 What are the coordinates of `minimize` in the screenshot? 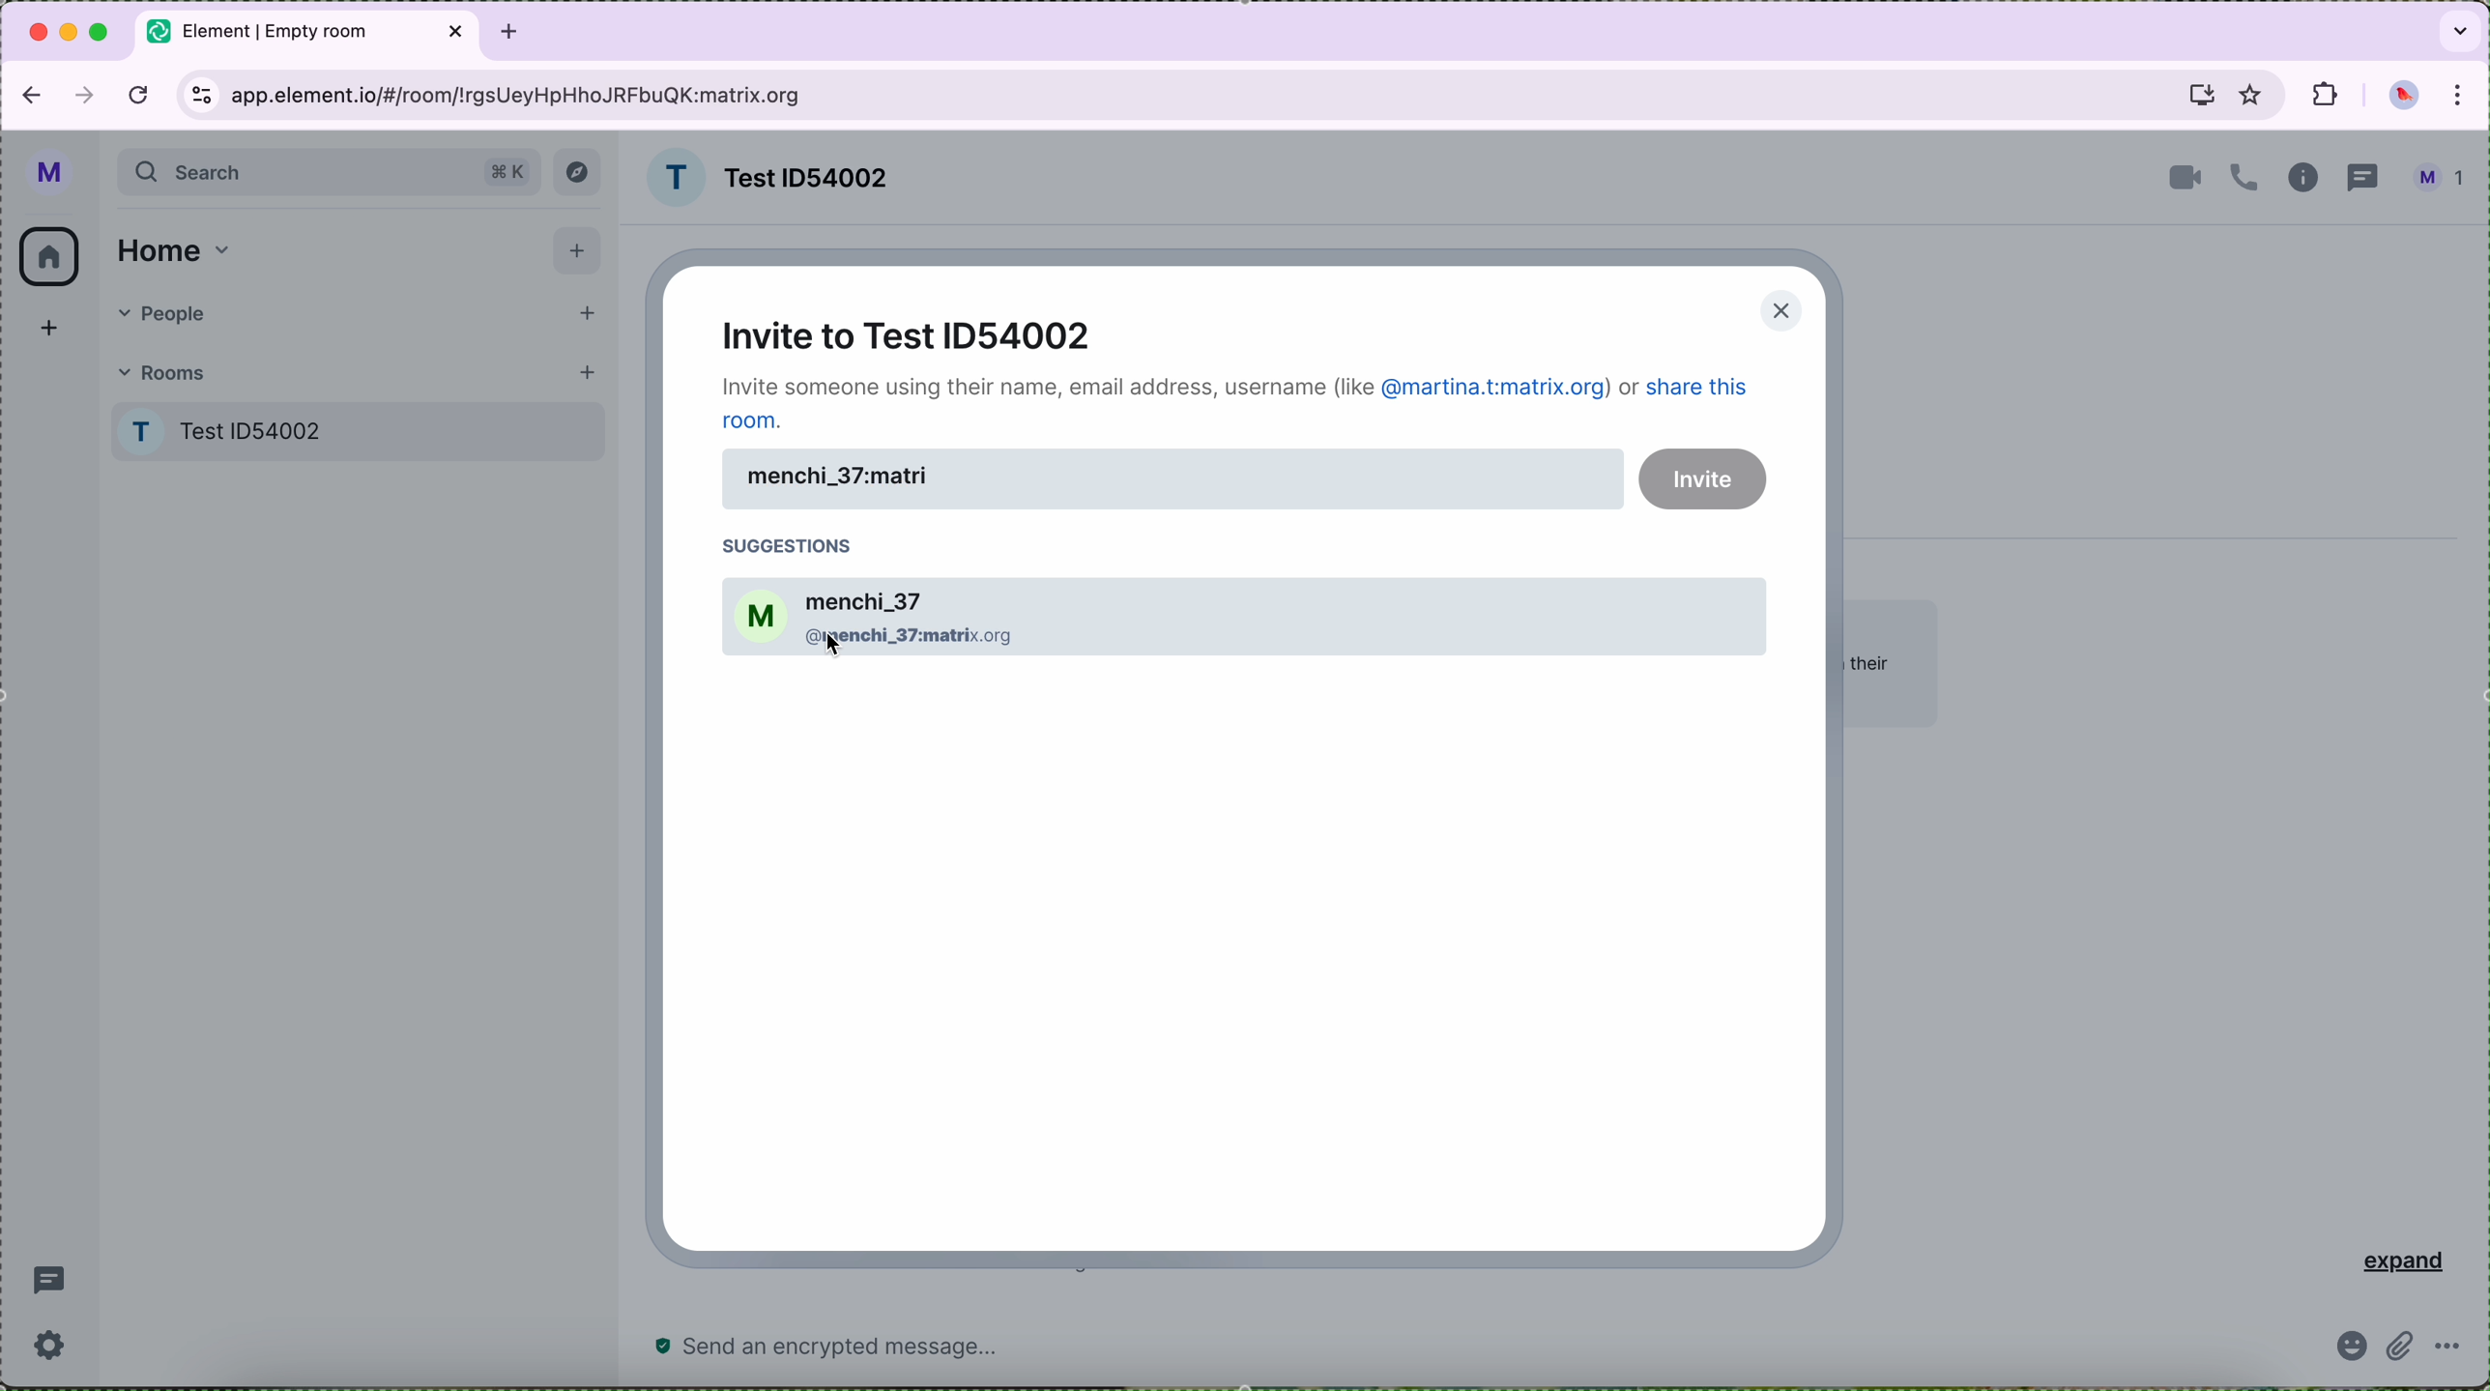 It's located at (72, 32).